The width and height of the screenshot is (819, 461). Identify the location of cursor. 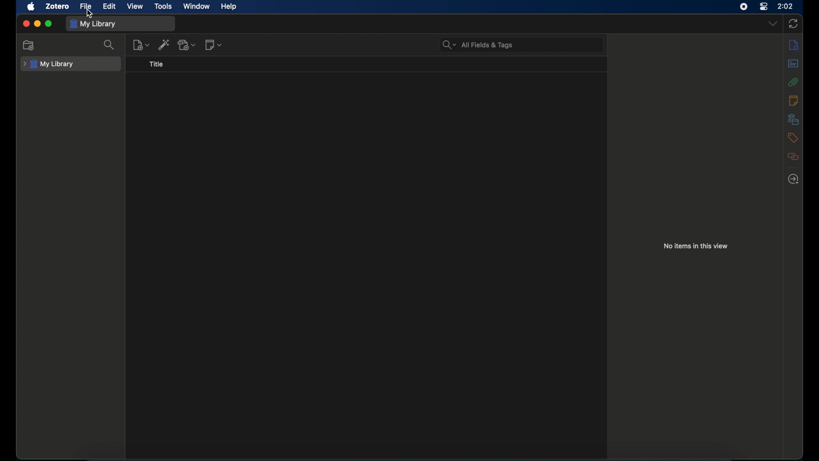
(90, 14).